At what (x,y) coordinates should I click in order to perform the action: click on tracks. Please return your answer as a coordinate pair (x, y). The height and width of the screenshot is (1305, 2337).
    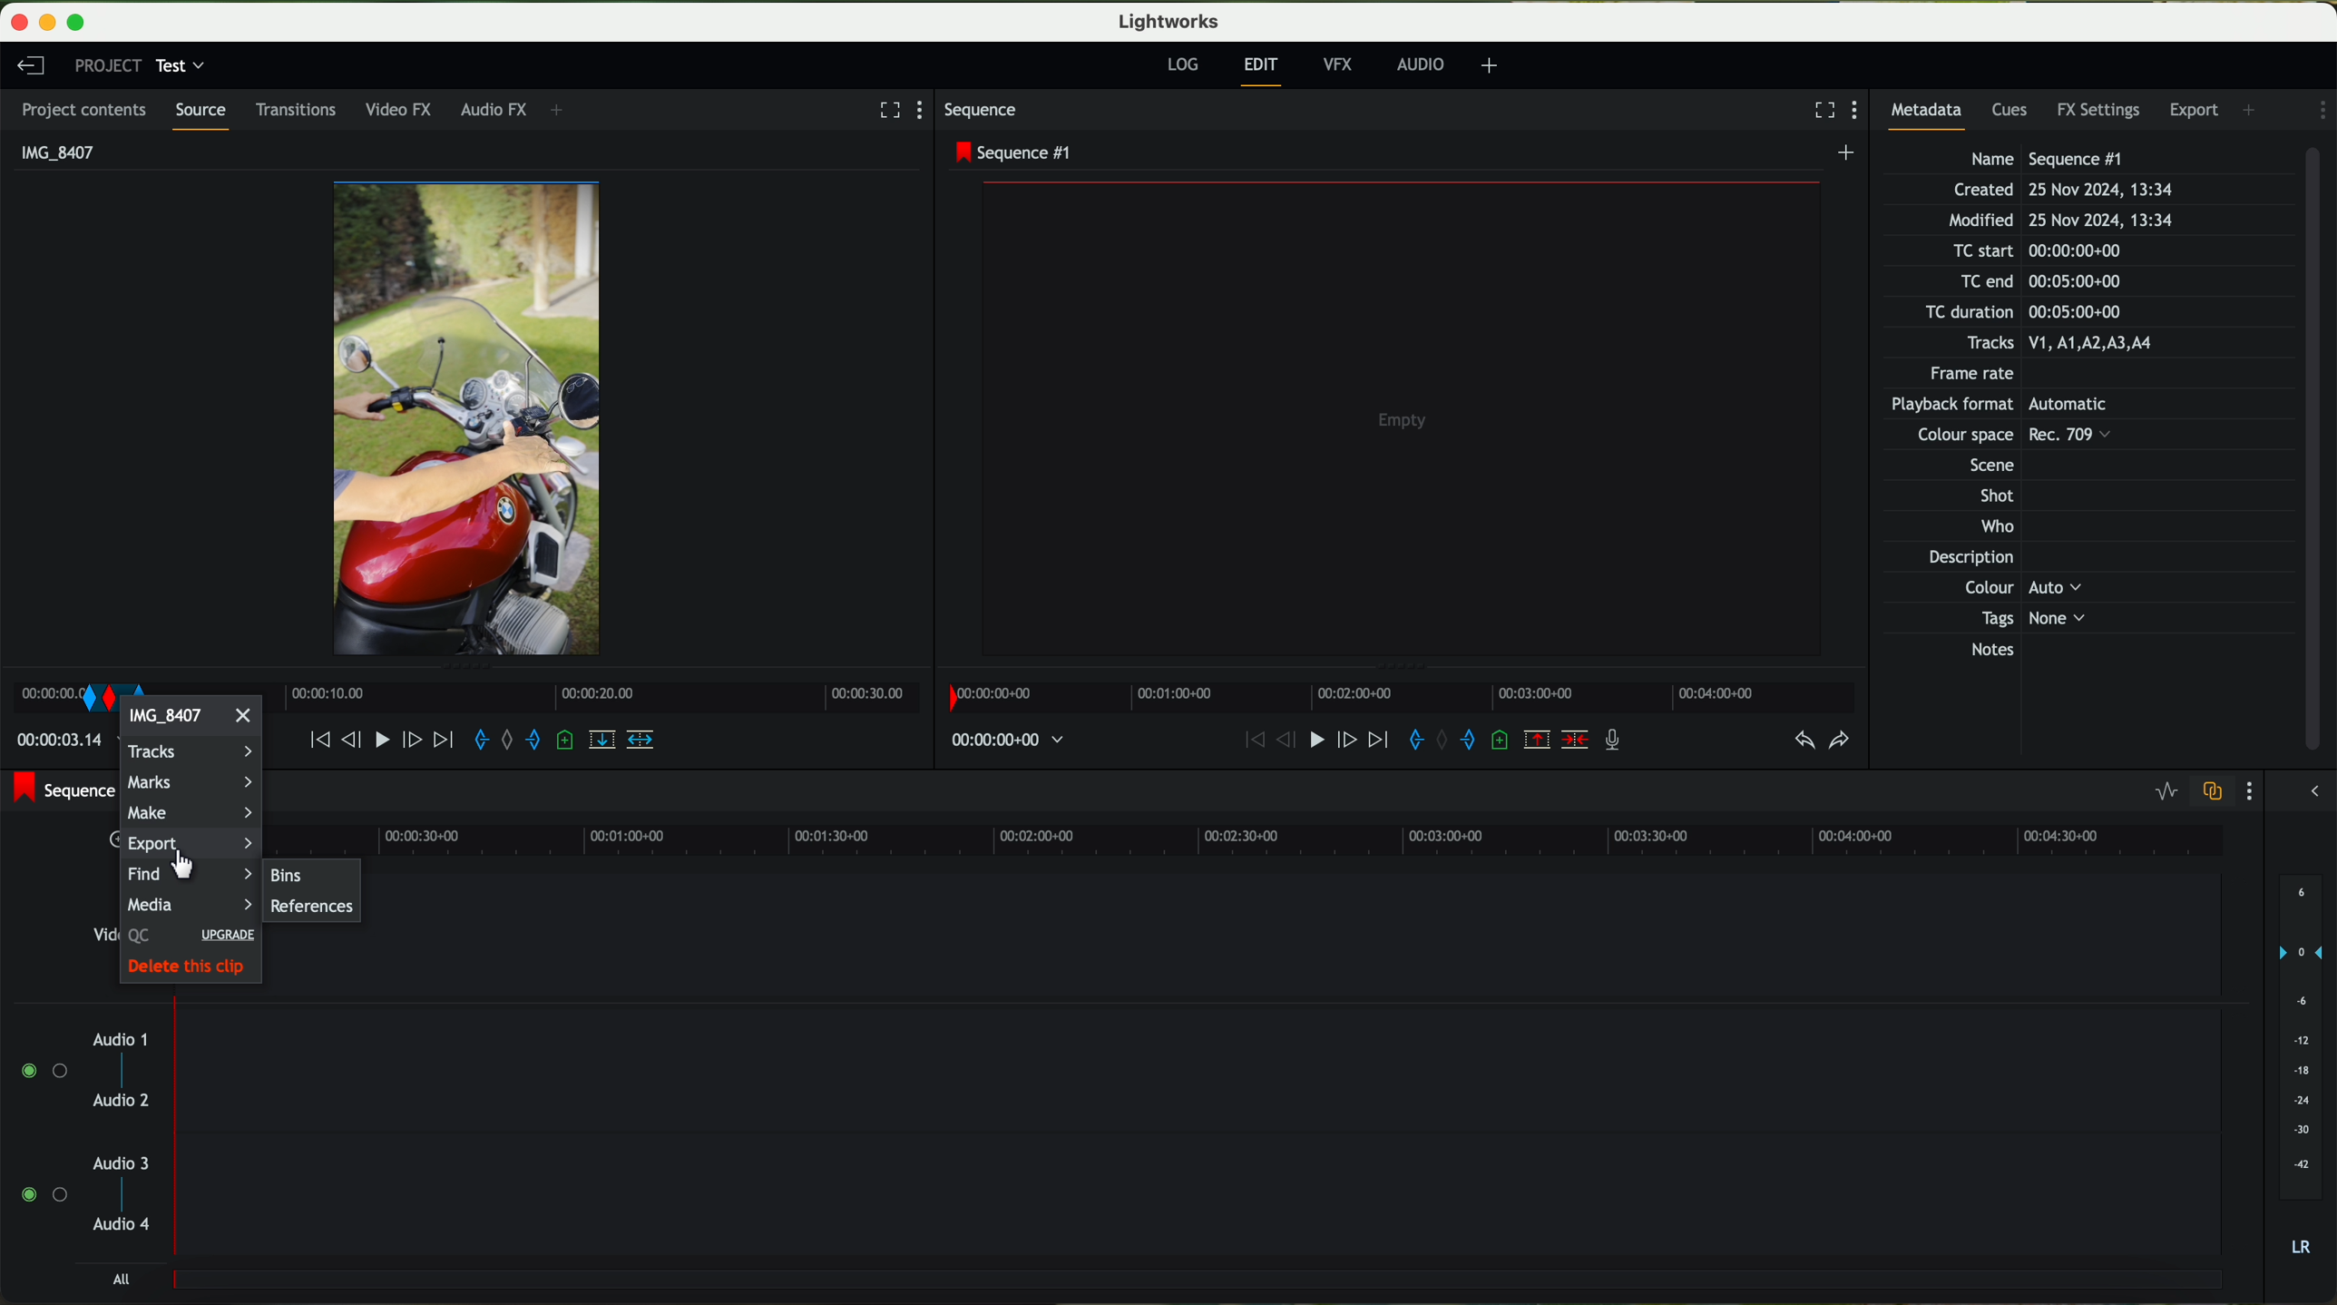
    Looking at the image, I should click on (188, 752).